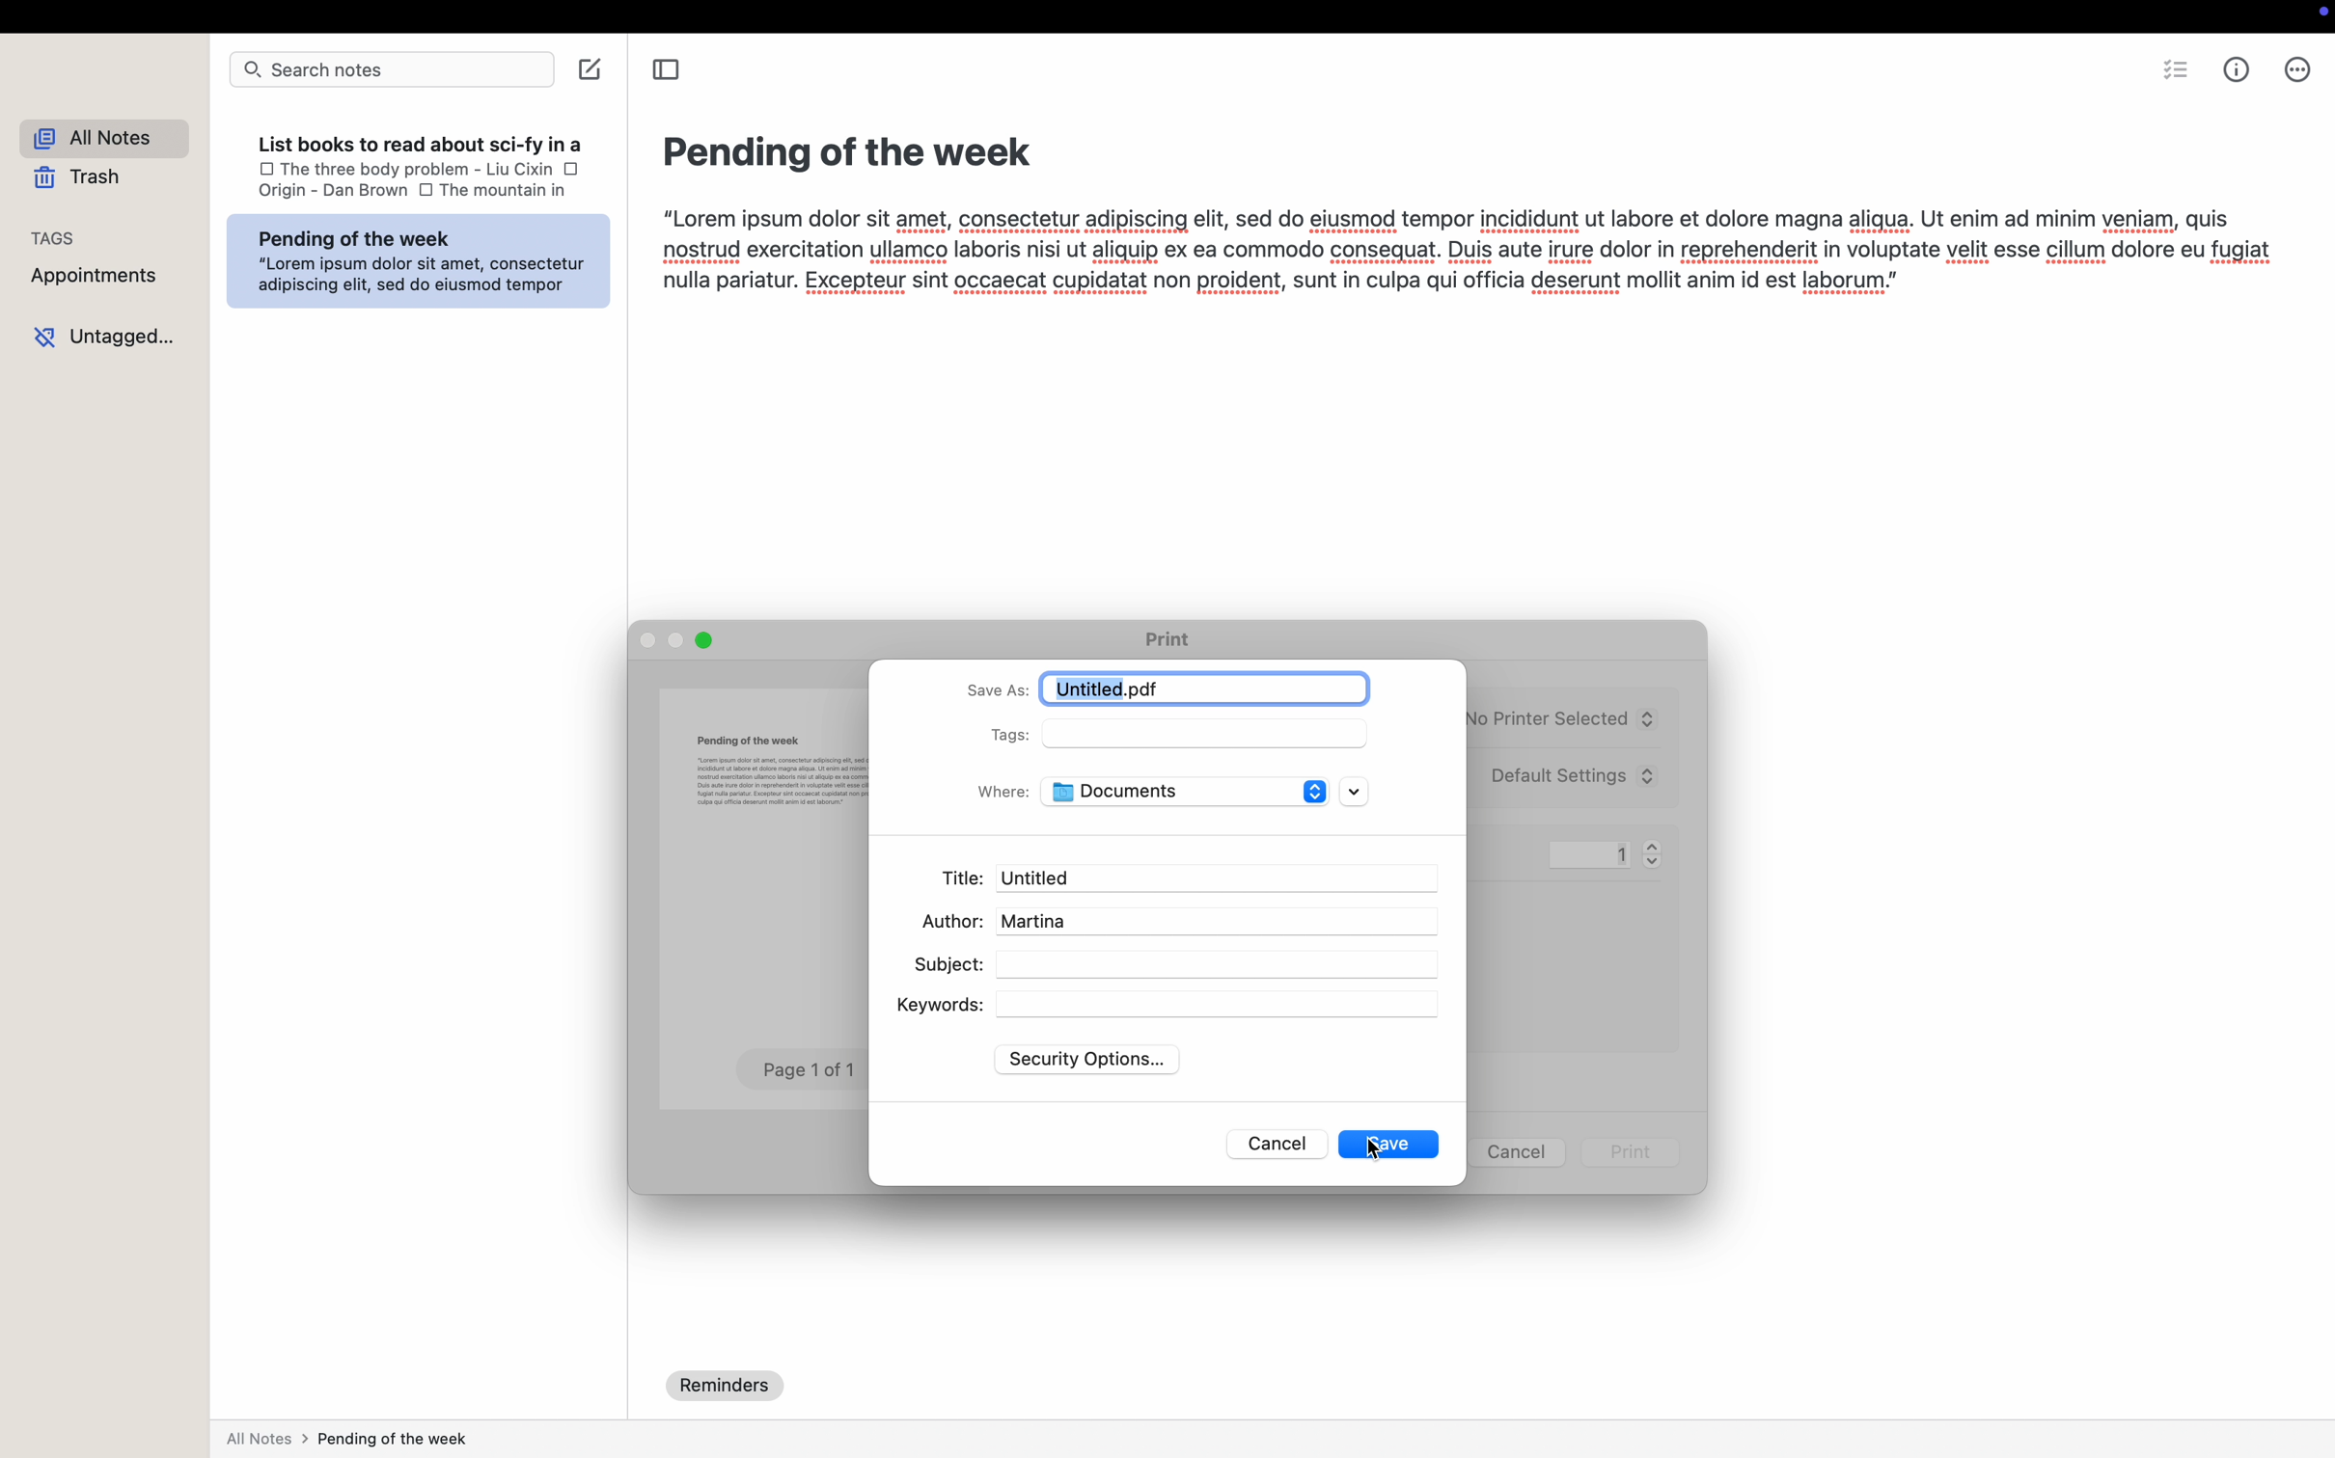 Image resolution: width=2335 pixels, height=1458 pixels. What do you see at coordinates (957, 880) in the screenshot?
I see `title` at bounding box center [957, 880].